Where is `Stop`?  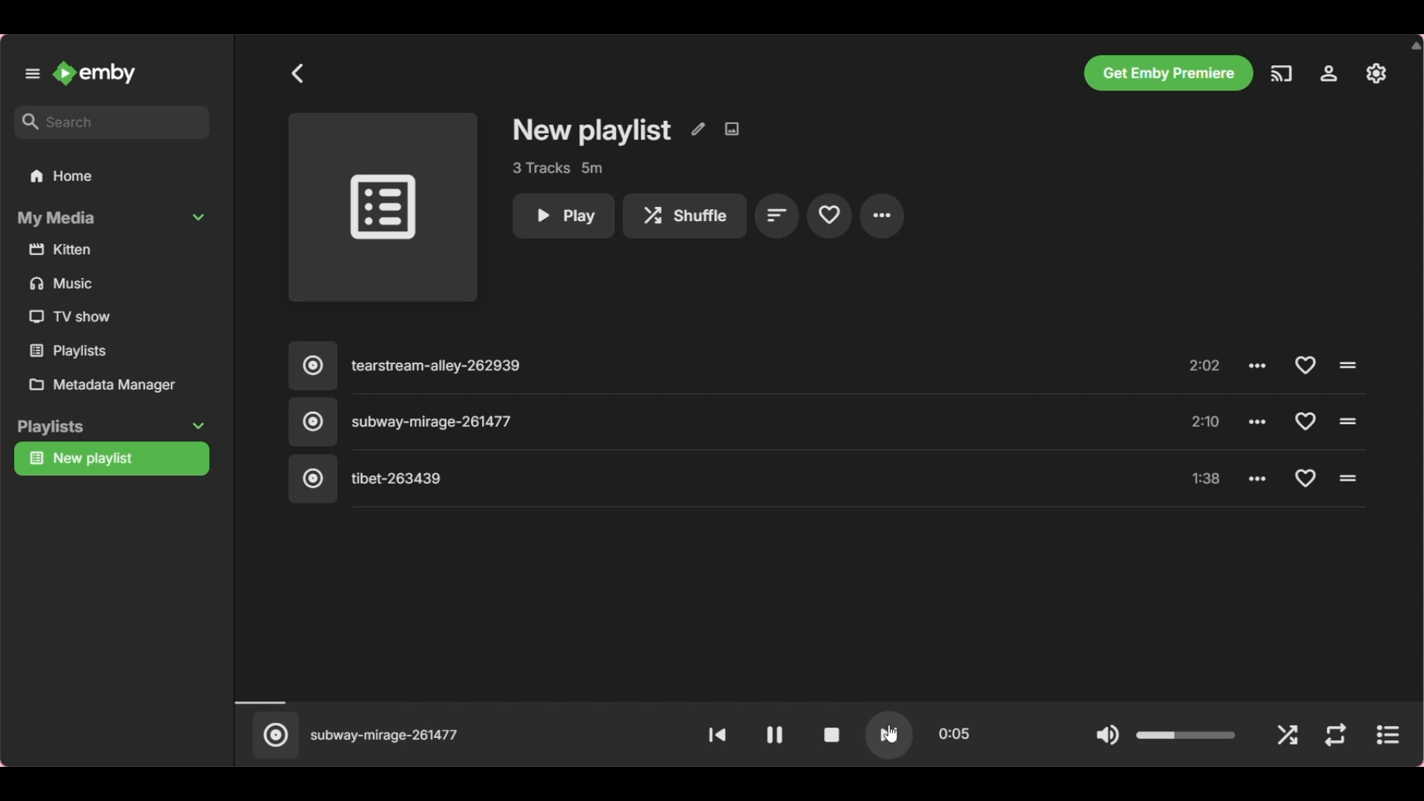 Stop is located at coordinates (834, 734).